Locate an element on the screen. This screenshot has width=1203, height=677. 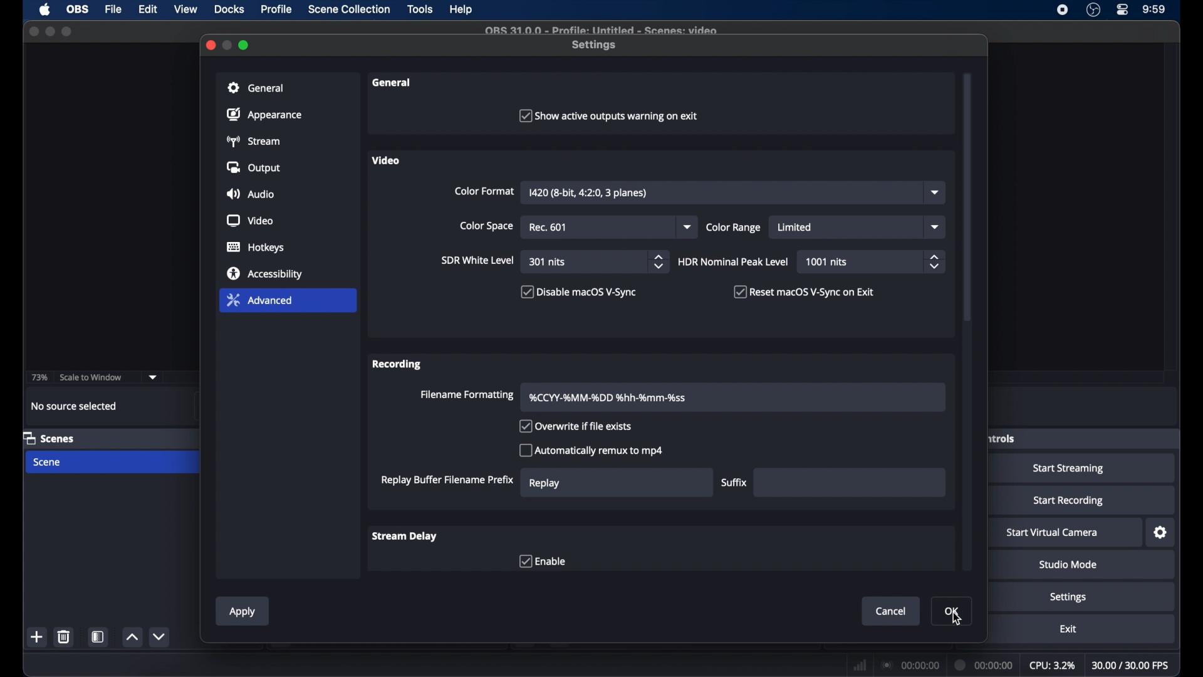
duration is located at coordinates (984, 665).